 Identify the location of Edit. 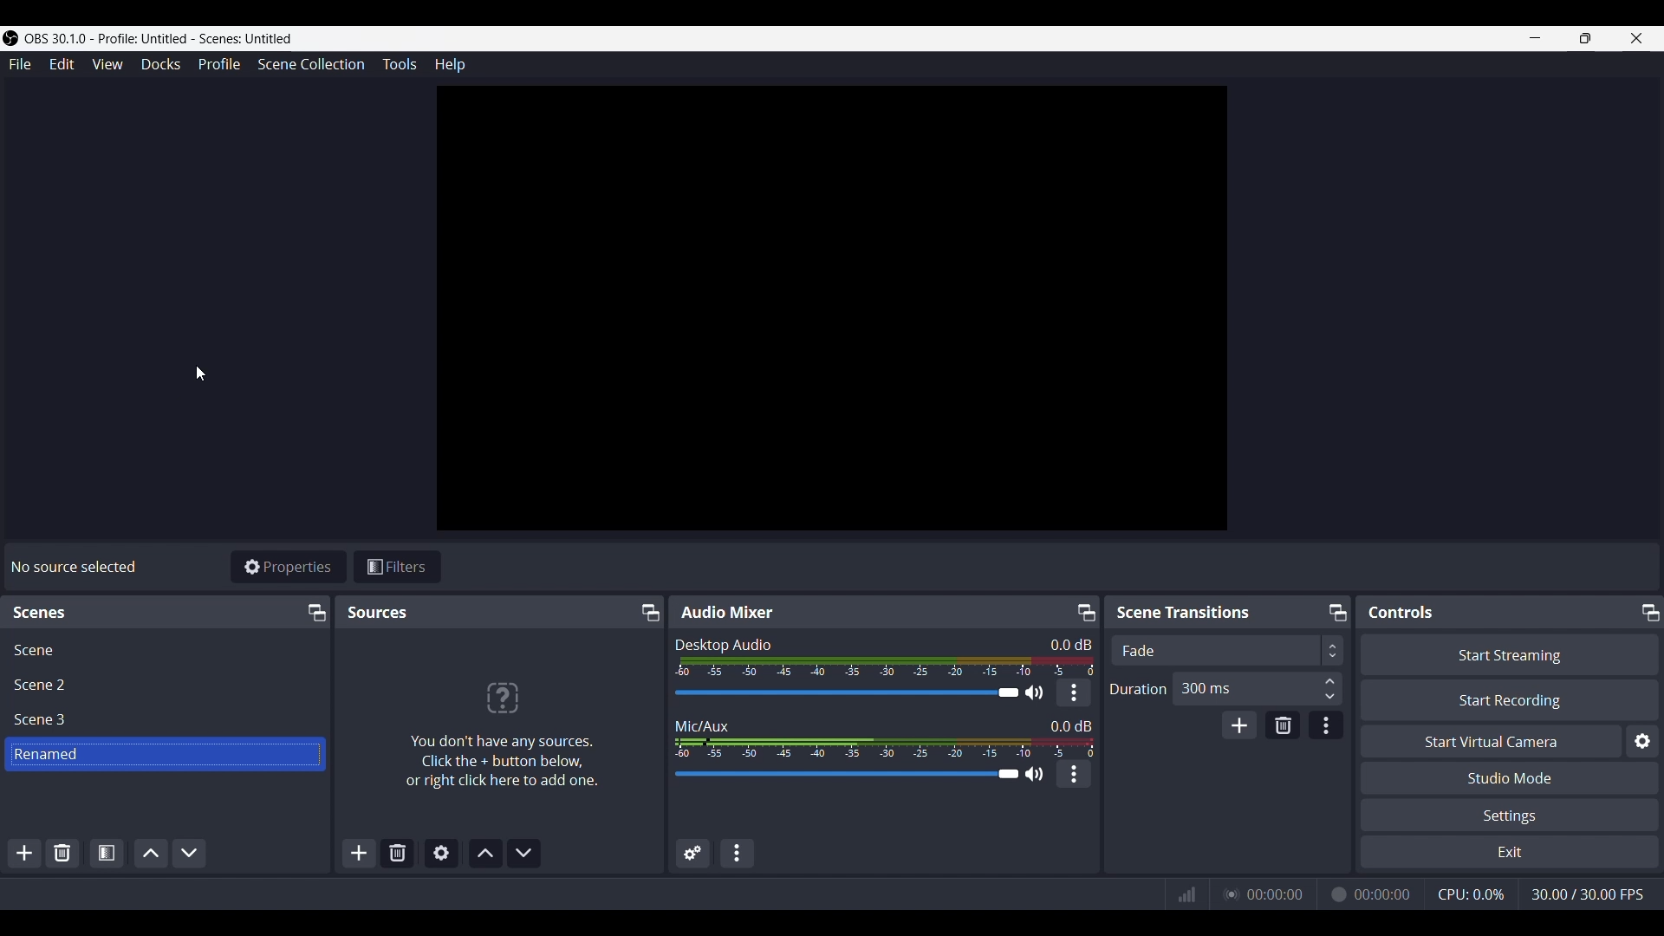
(62, 66).